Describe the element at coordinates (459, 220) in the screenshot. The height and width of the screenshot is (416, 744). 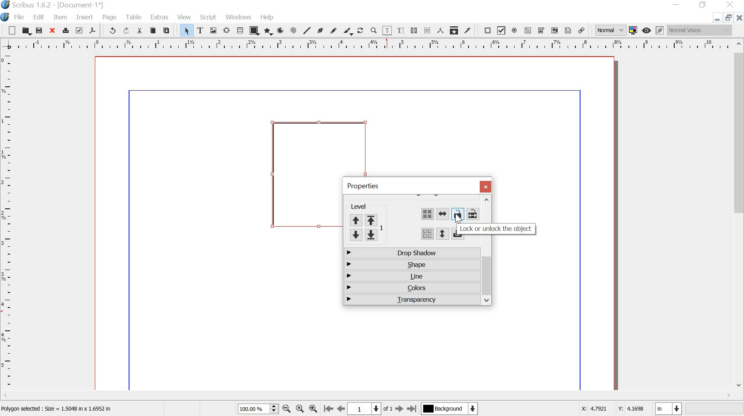
I see `cursor` at that location.